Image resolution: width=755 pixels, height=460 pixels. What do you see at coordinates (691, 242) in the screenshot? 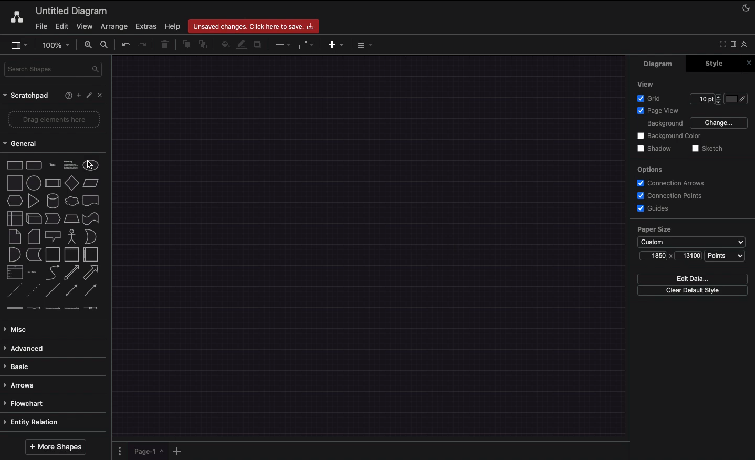
I see `Custom` at bounding box center [691, 242].